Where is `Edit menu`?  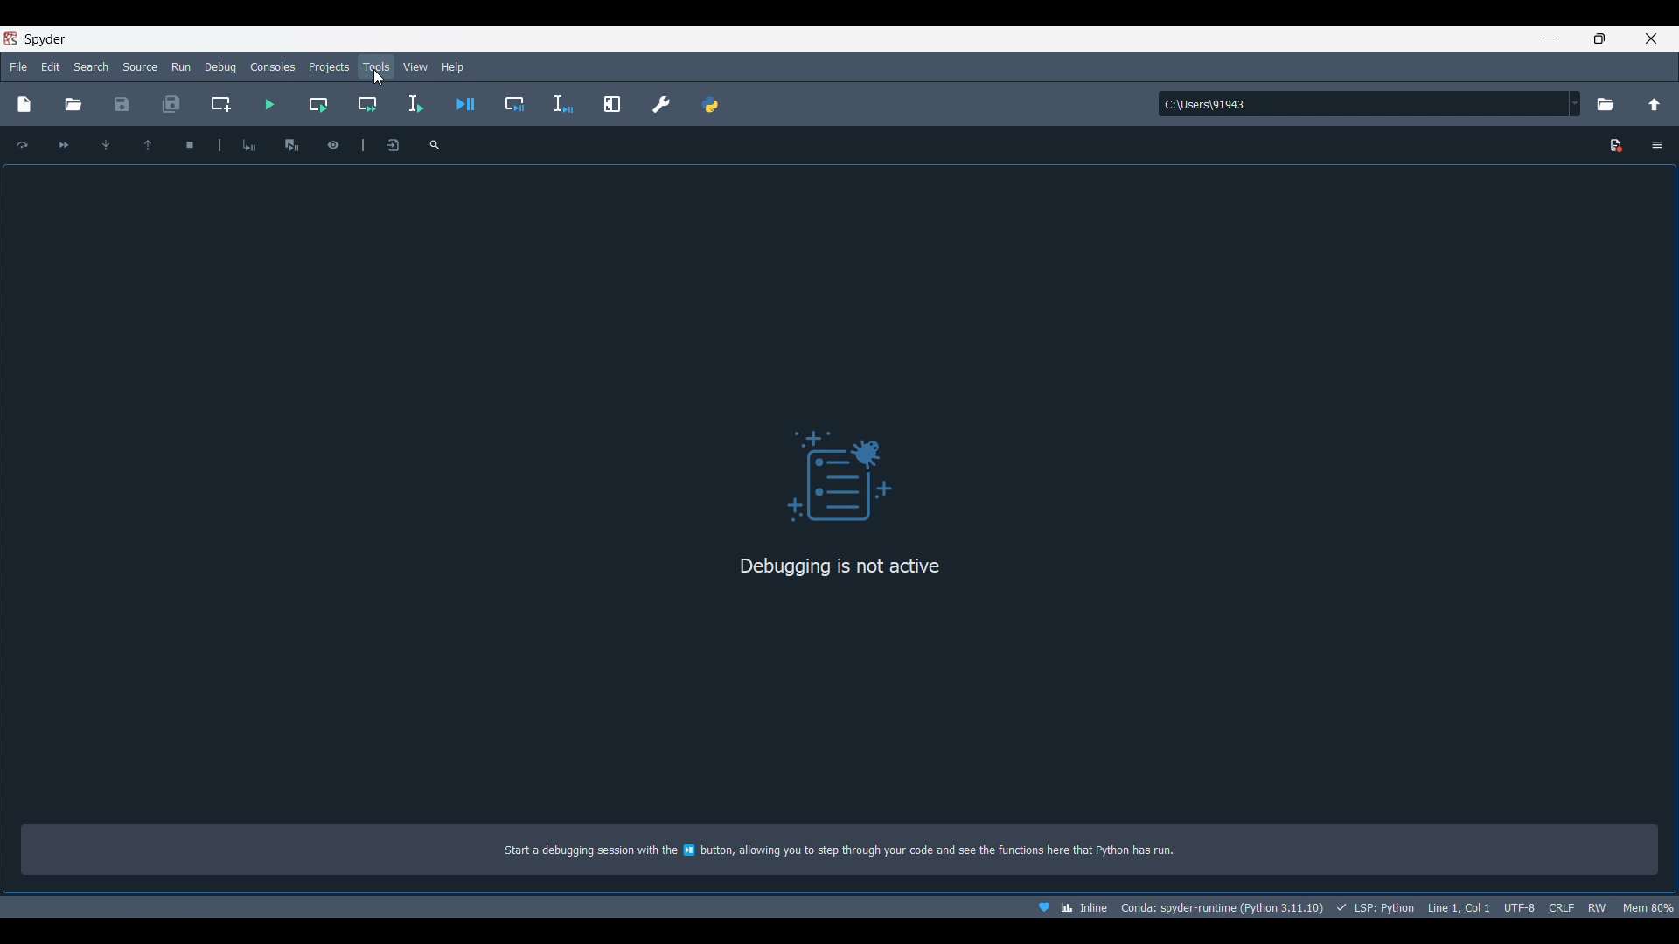
Edit menu is located at coordinates (52, 67).